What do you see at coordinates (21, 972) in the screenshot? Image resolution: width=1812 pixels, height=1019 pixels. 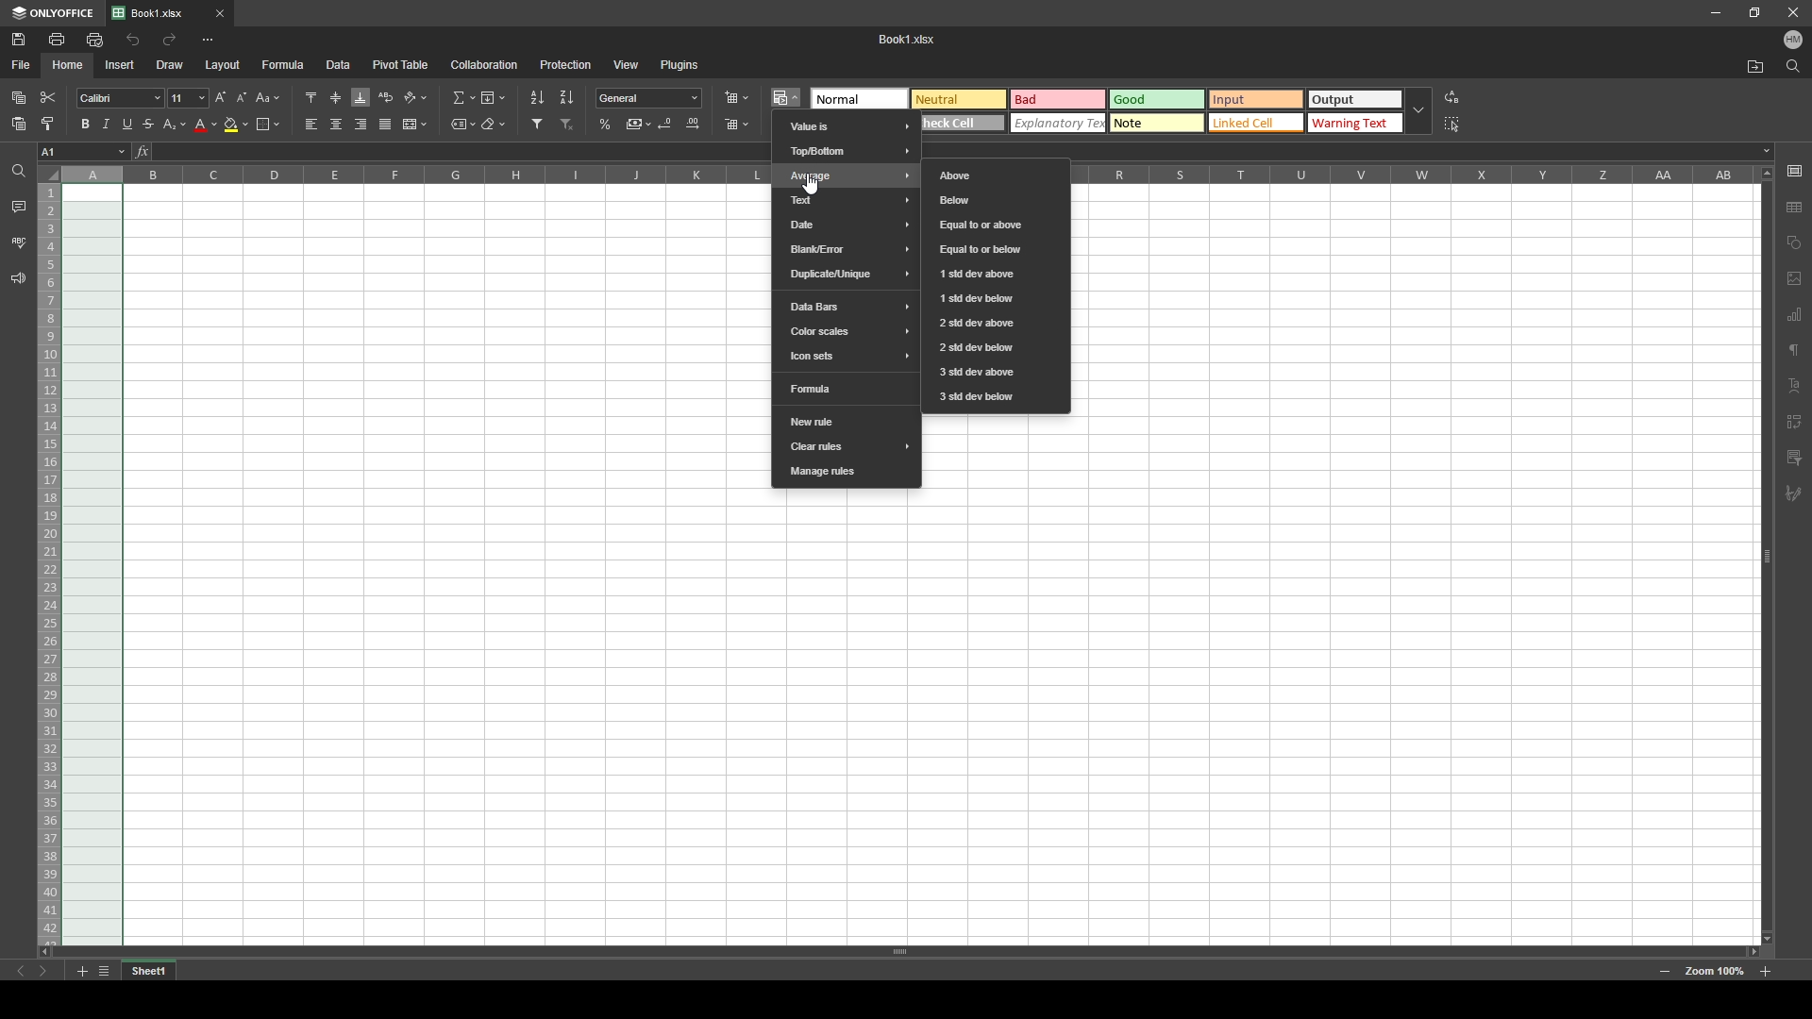 I see `previous` at bounding box center [21, 972].